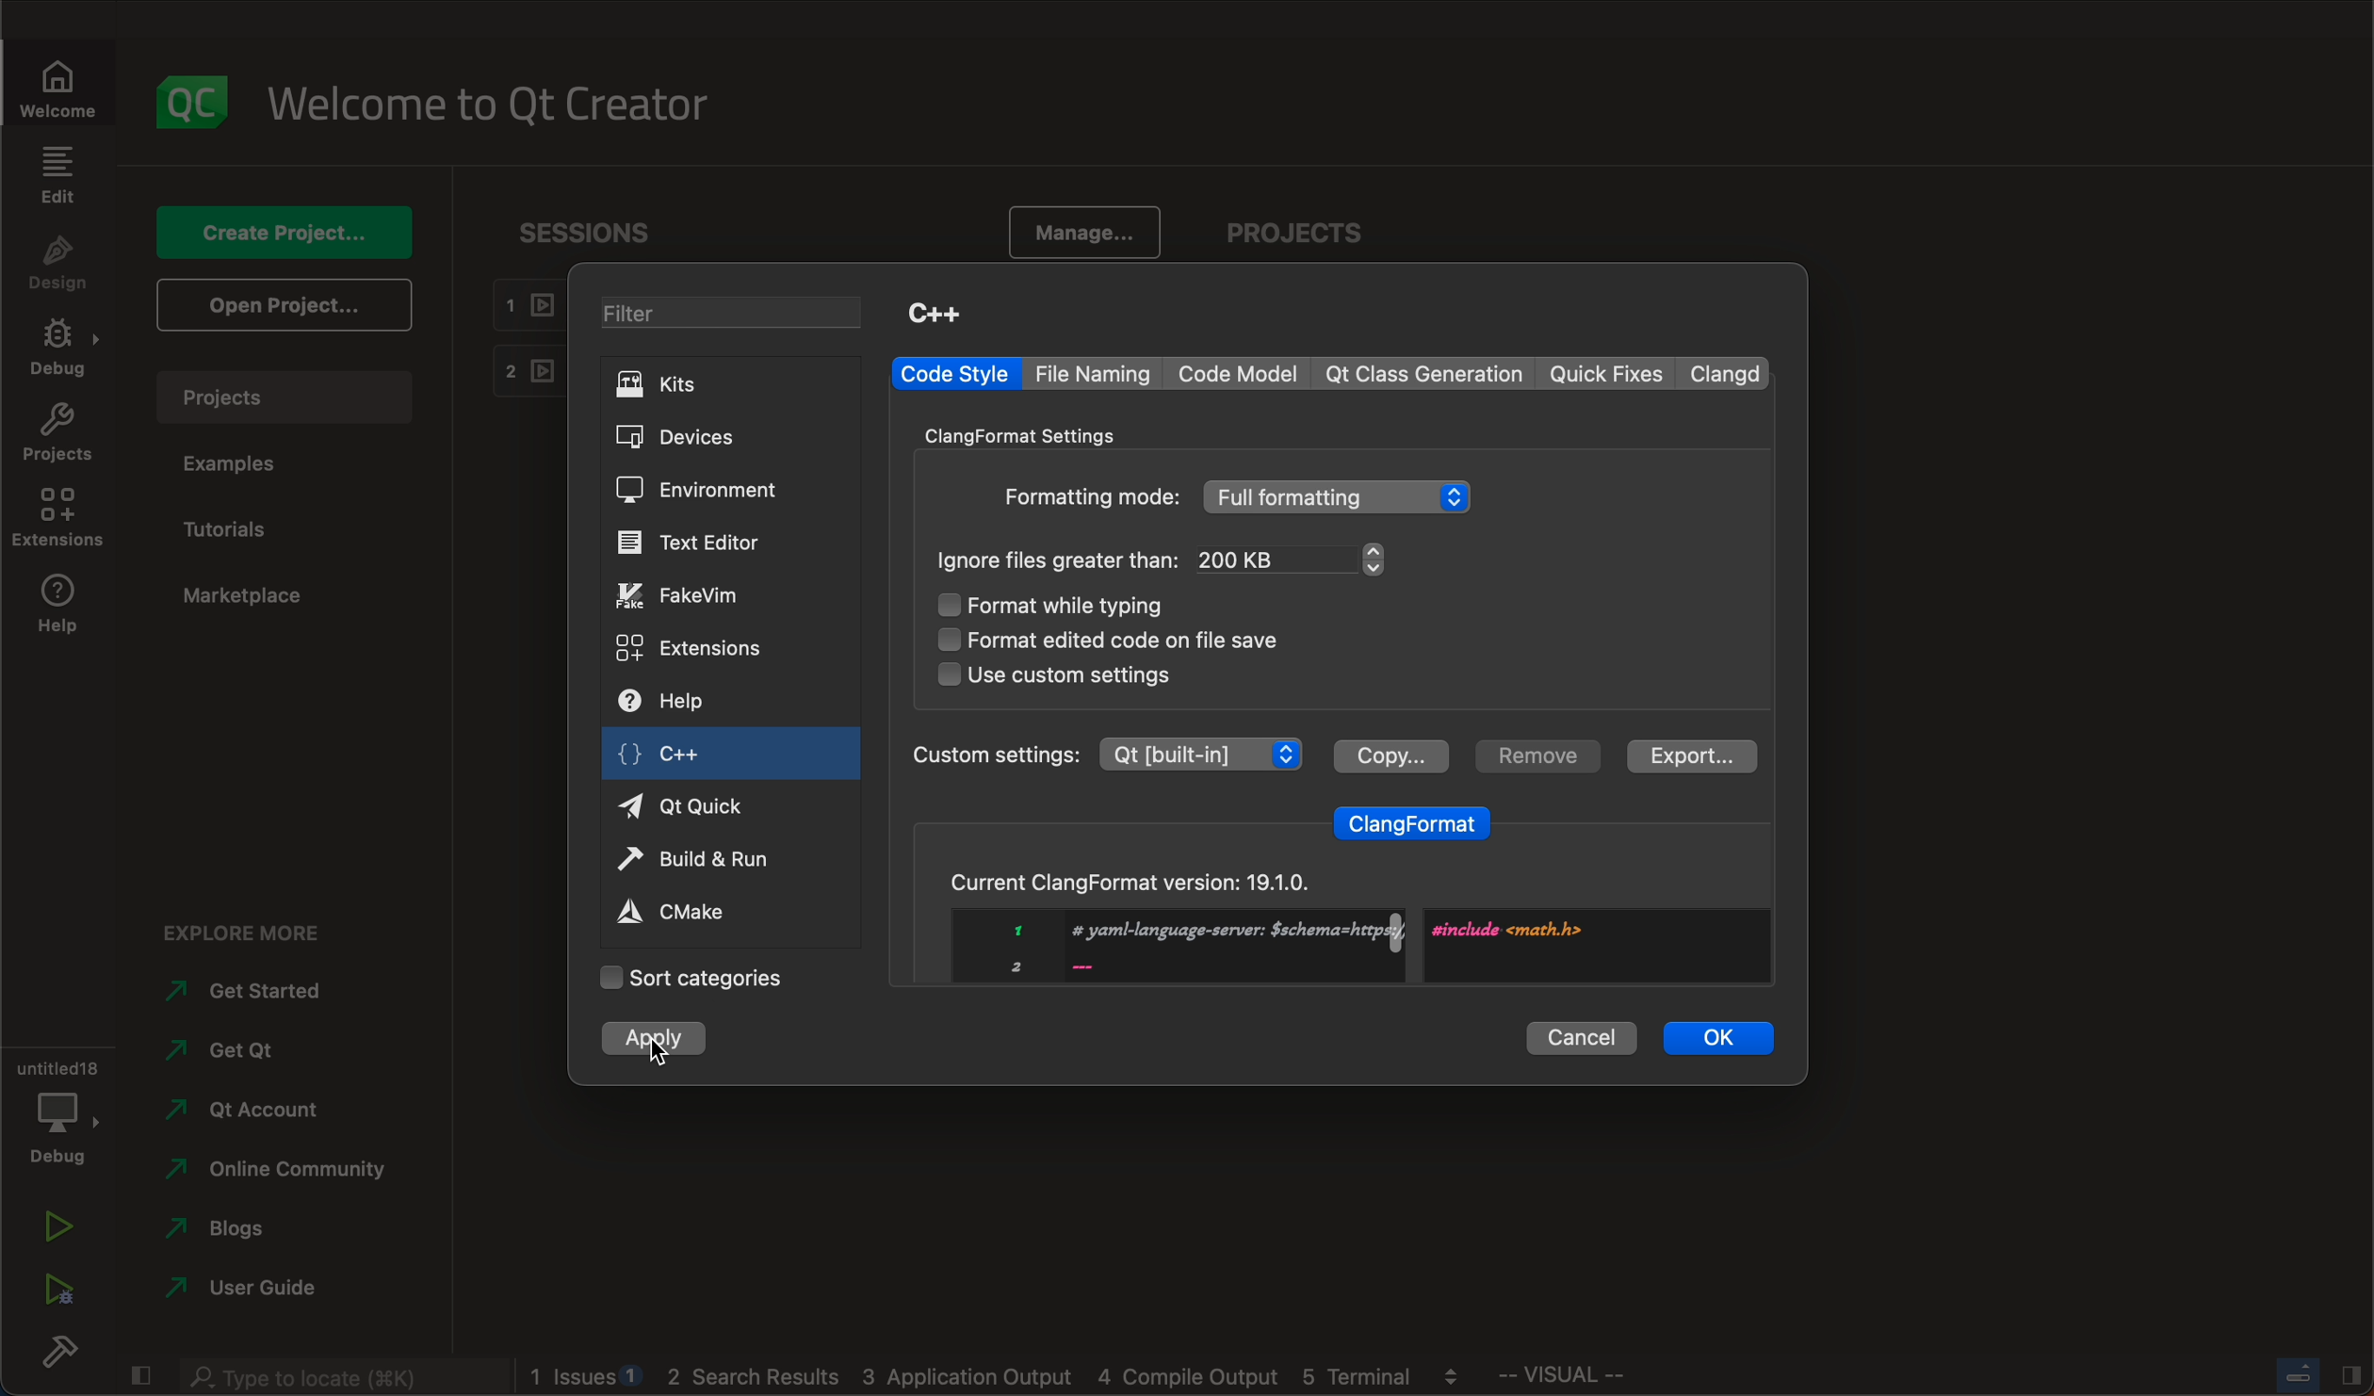 The height and width of the screenshot is (1396, 2374). Describe the element at coordinates (57, 609) in the screenshot. I see `help` at that location.